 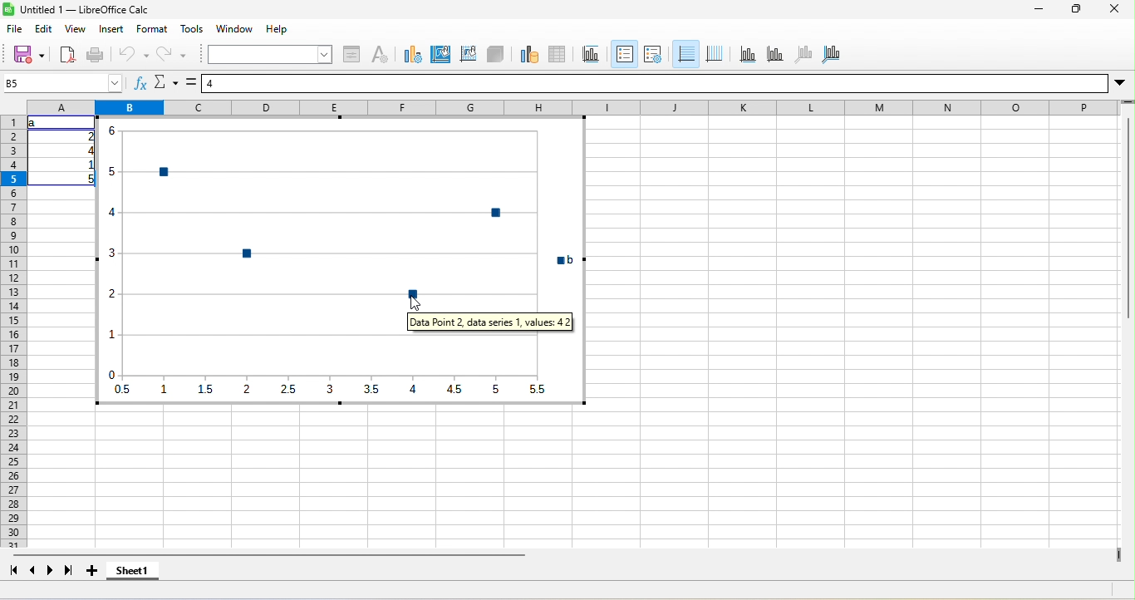 What do you see at coordinates (380, 56) in the screenshot?
I see `character` at bounding box center [380, 56].